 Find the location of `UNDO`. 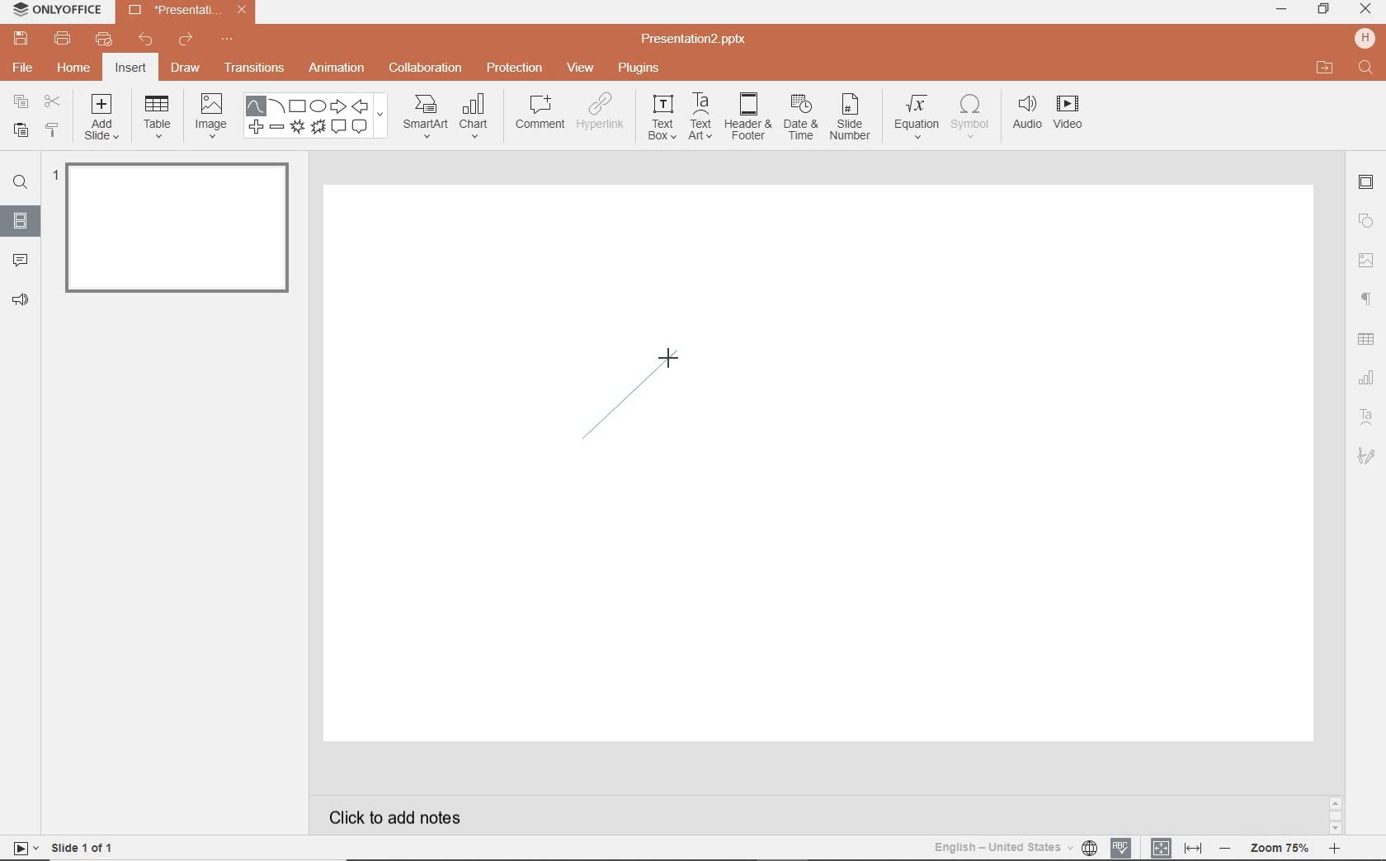

UNDO is located at coordinates (145, 41).